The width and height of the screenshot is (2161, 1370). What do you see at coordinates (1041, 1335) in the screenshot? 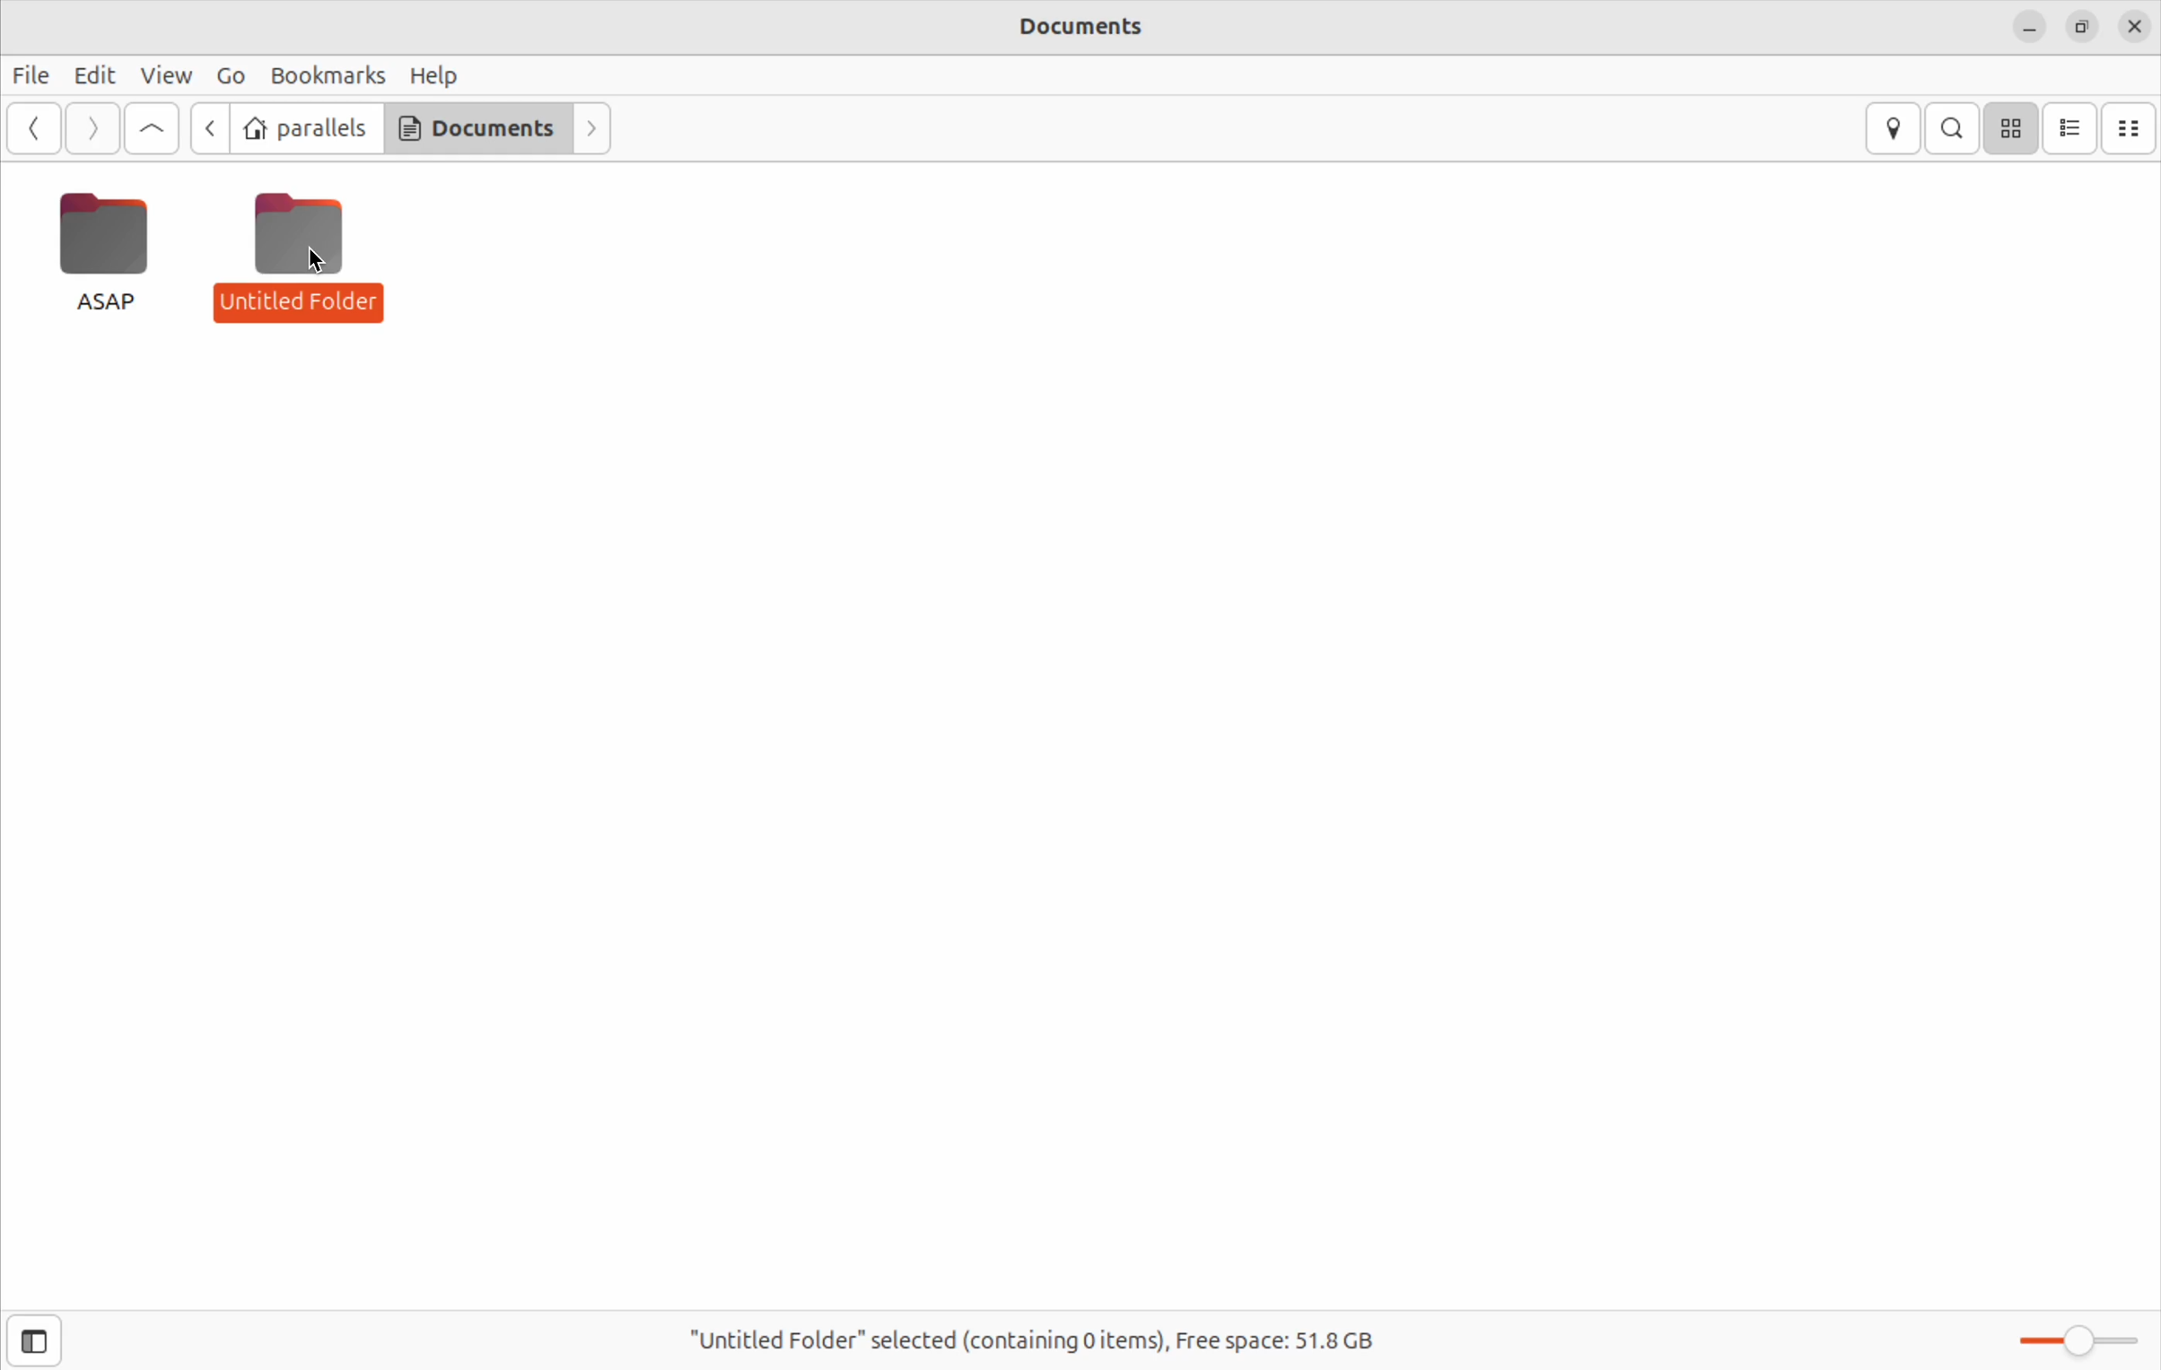
I see `"Untitled Folder" selected(containing 0 items), Free space: 51.8 GB` at bounding box center [1041, 1335].